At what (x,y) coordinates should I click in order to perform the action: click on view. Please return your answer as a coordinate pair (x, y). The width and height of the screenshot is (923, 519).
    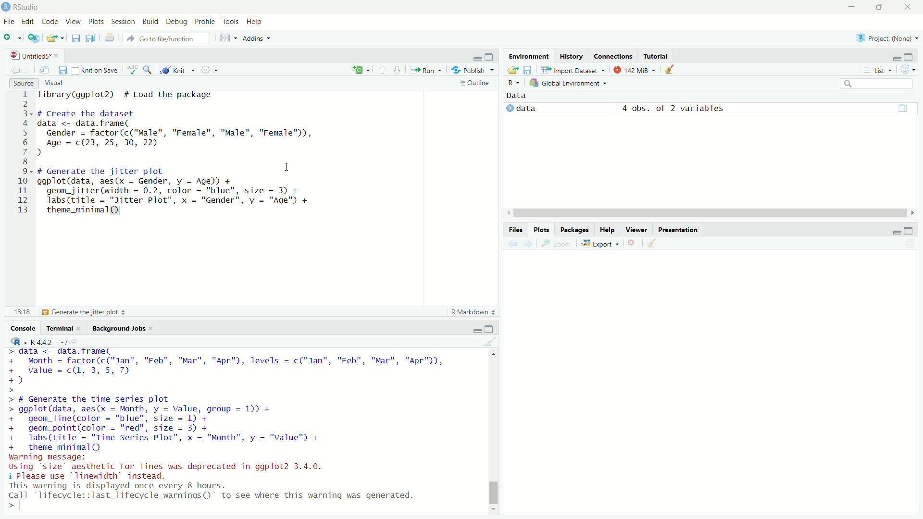
    Looking at the image, I should click on (71, 21).